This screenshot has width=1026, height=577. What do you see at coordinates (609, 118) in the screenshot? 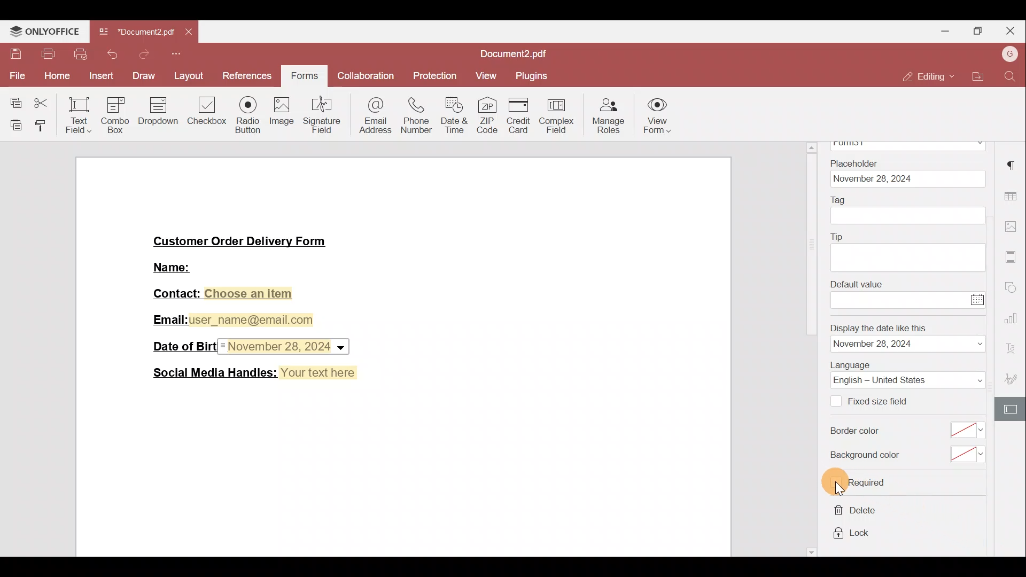
I see `Manage roles` at bounding box center [609, 118].